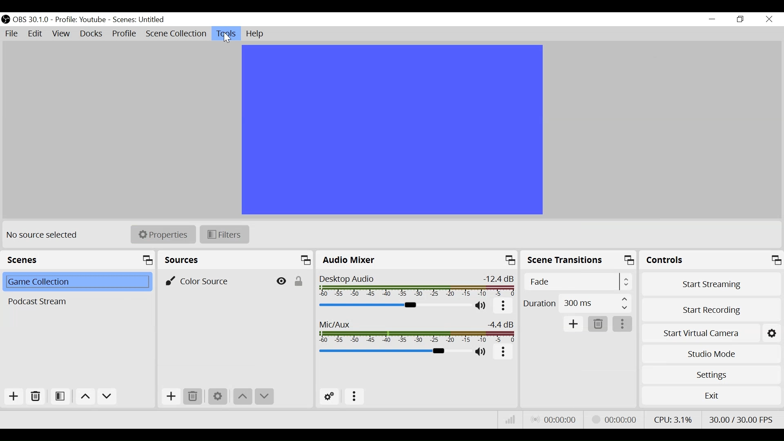  What do you see at coordinates (125, 33) in the screenshot?
I see `Profile` at bounding box center [125, 33].